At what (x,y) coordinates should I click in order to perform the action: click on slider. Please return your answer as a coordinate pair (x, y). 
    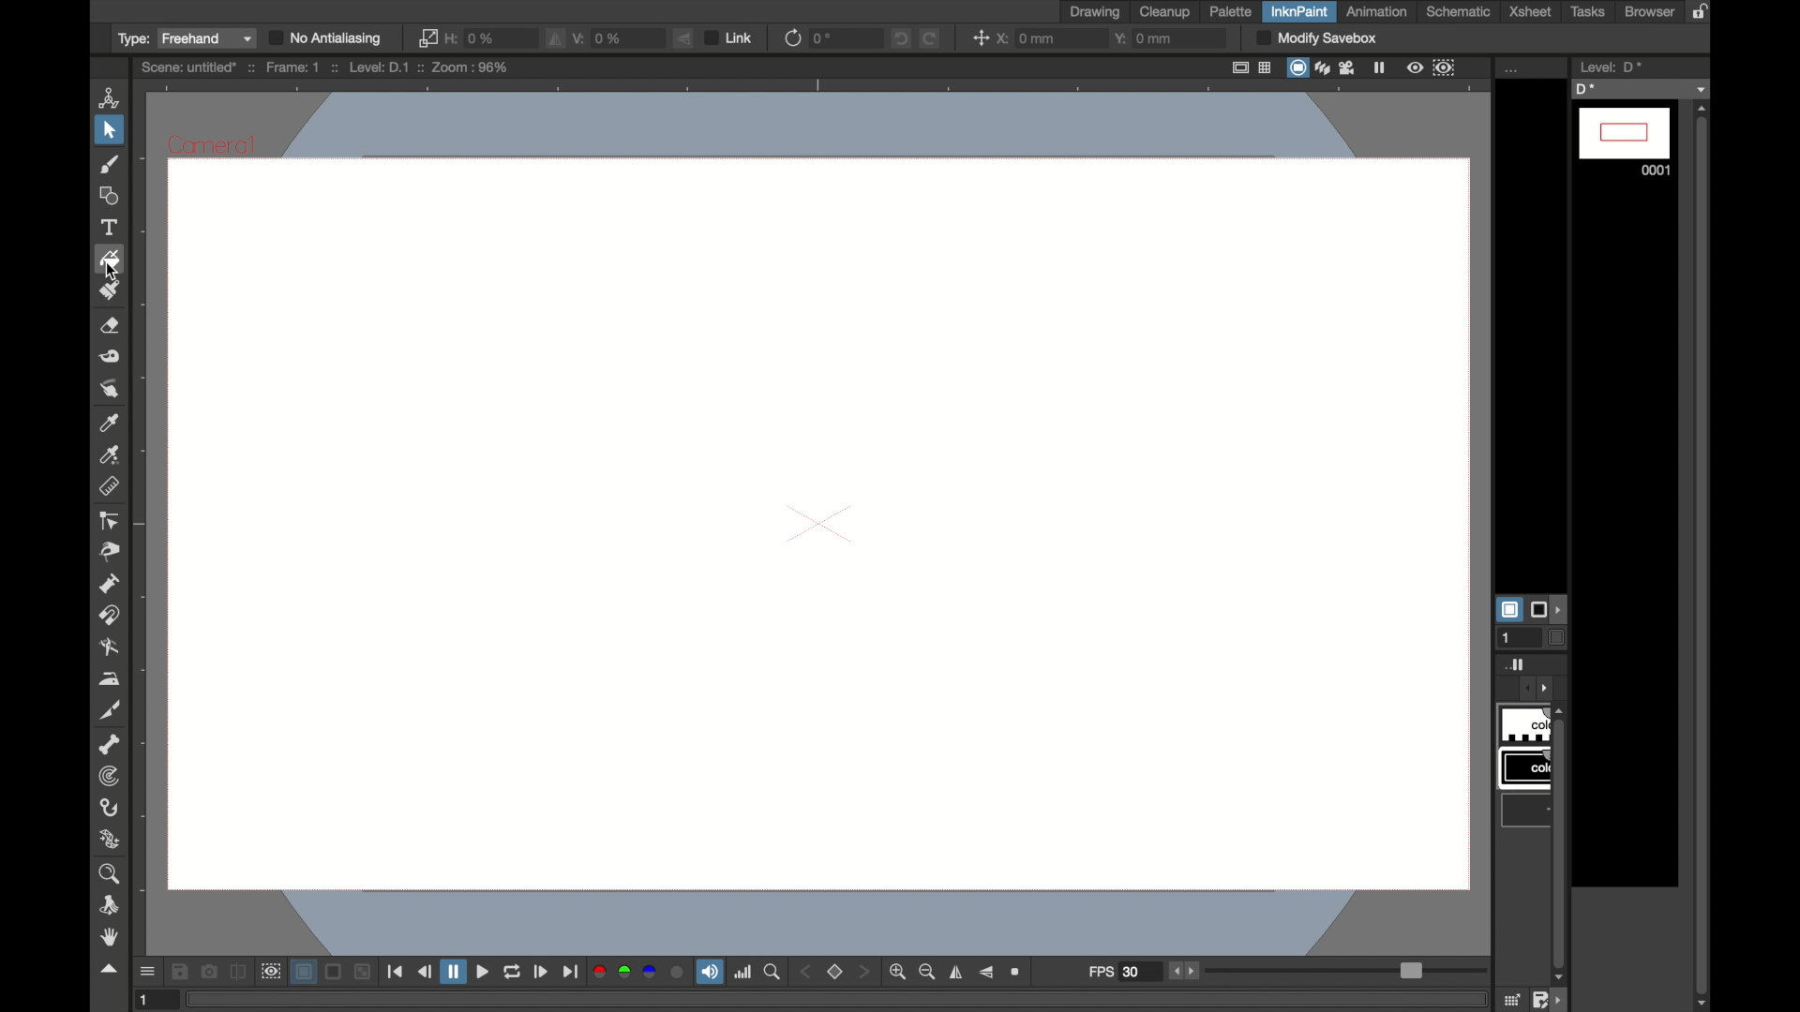
    Looking at the image, I should click on (1345, 971).